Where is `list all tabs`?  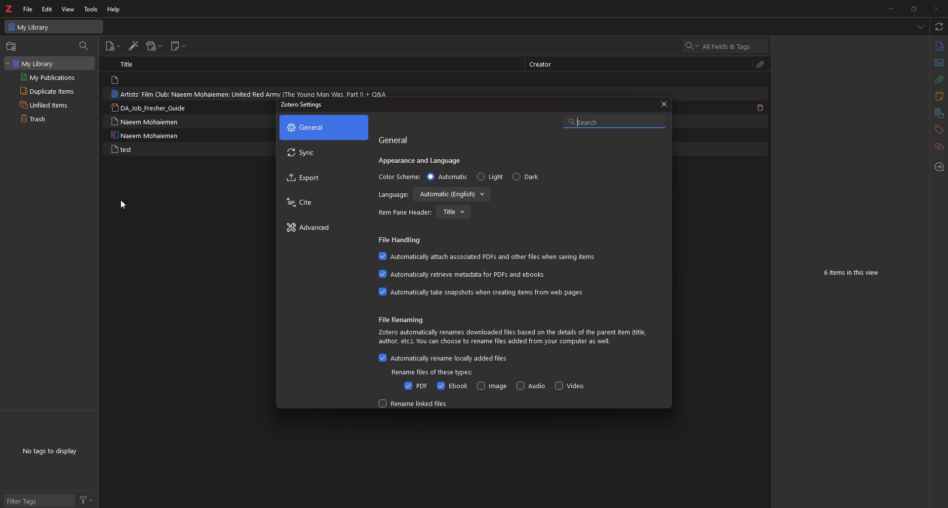
list all tabs is located at coordinates (920, 28).